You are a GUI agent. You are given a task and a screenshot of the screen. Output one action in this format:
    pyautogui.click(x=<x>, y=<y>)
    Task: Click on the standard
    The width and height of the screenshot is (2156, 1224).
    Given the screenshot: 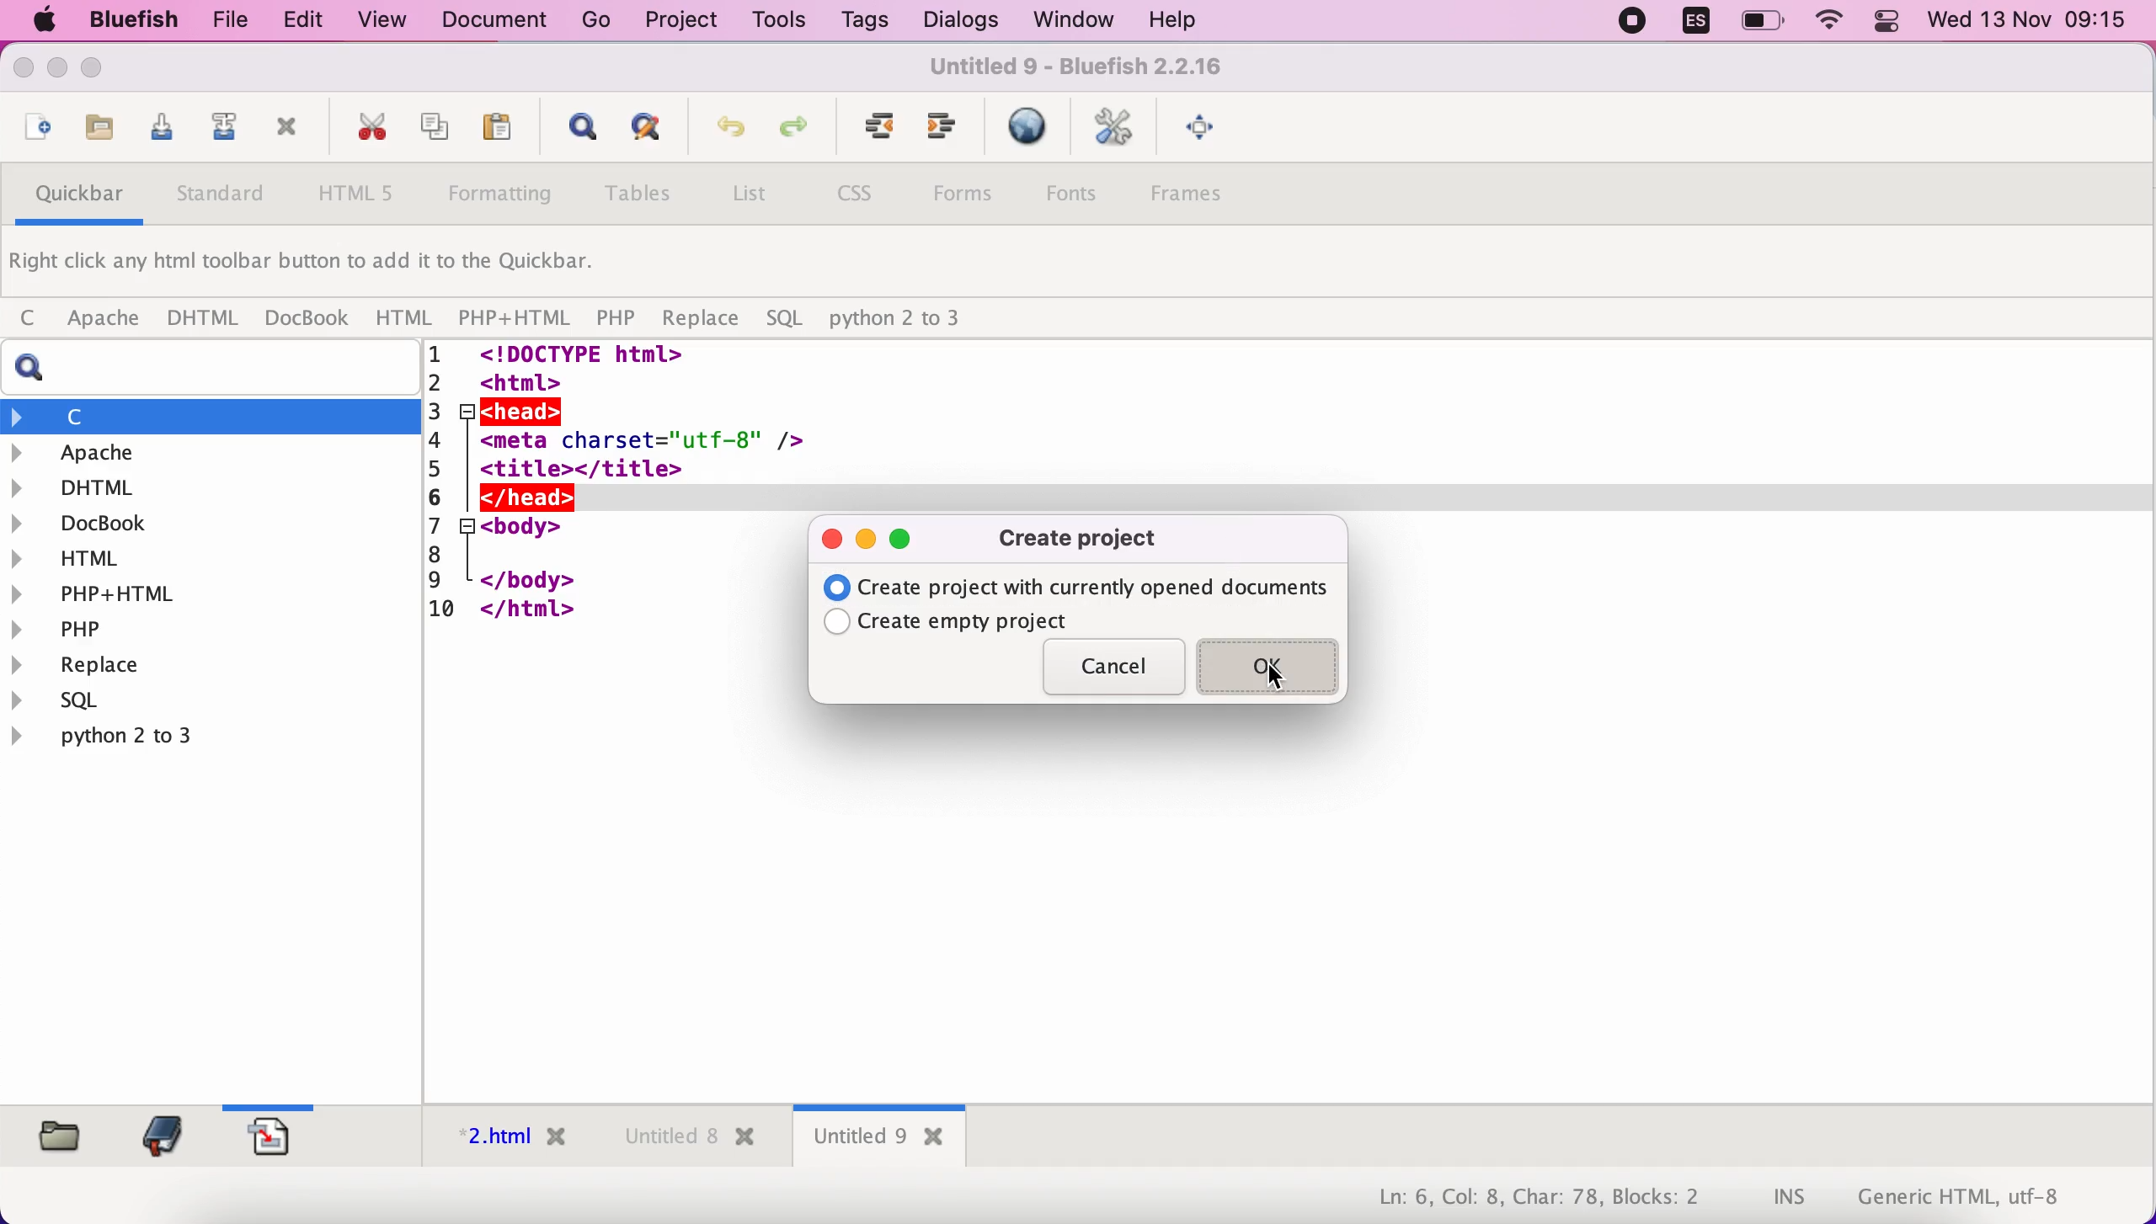 What is the action you would take?
    pyautogui.click(x=222, y=198)
    